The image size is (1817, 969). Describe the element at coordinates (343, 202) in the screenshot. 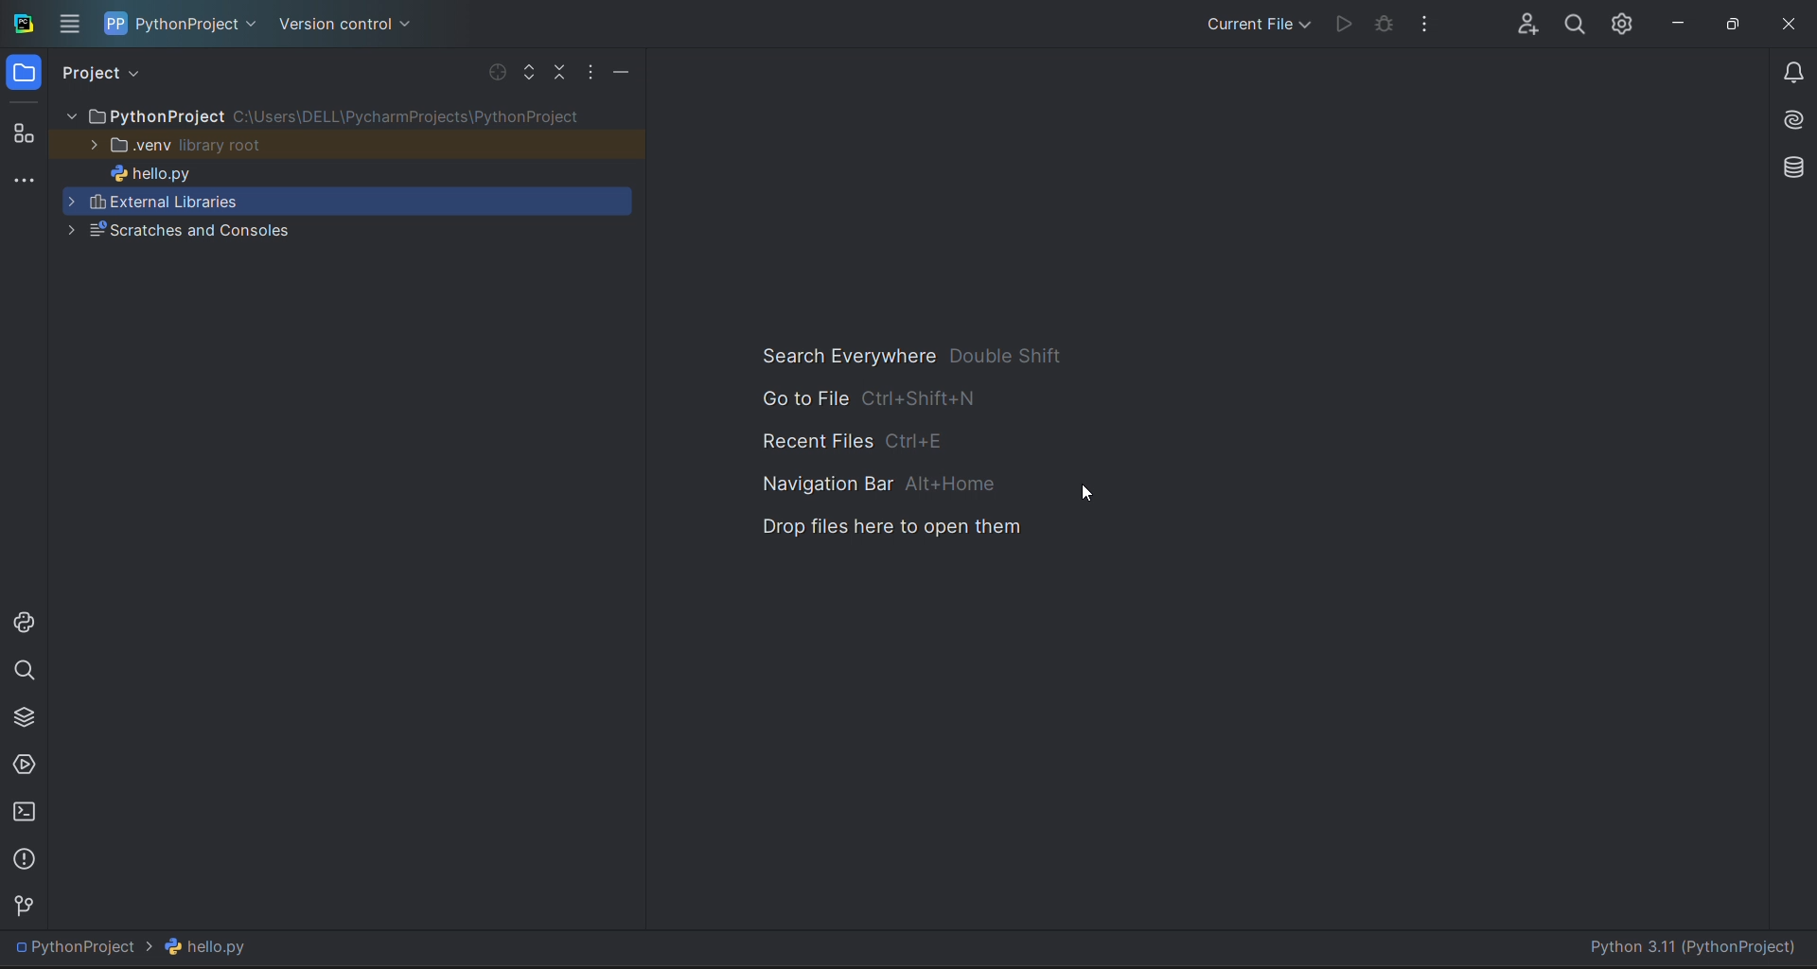

I see `External libraries` at that location.